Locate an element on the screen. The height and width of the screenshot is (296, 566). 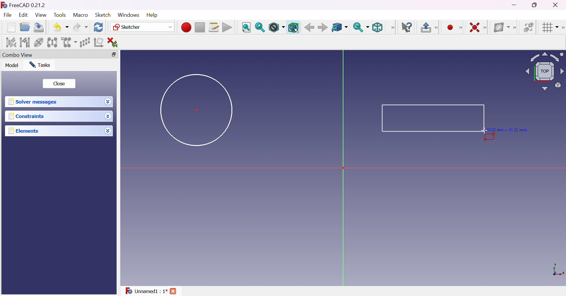
Remove axes alignment is located at coordinates (99, 43).